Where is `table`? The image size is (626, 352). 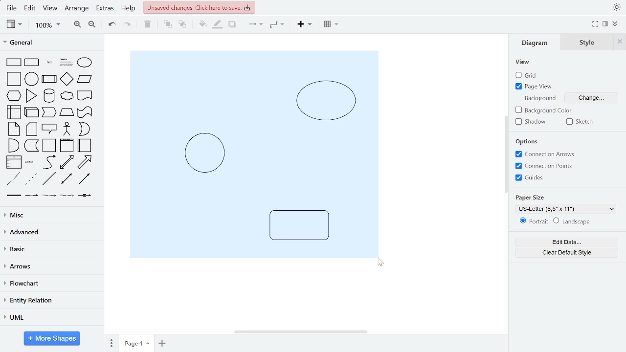 table is located at coordinates (330, 25).